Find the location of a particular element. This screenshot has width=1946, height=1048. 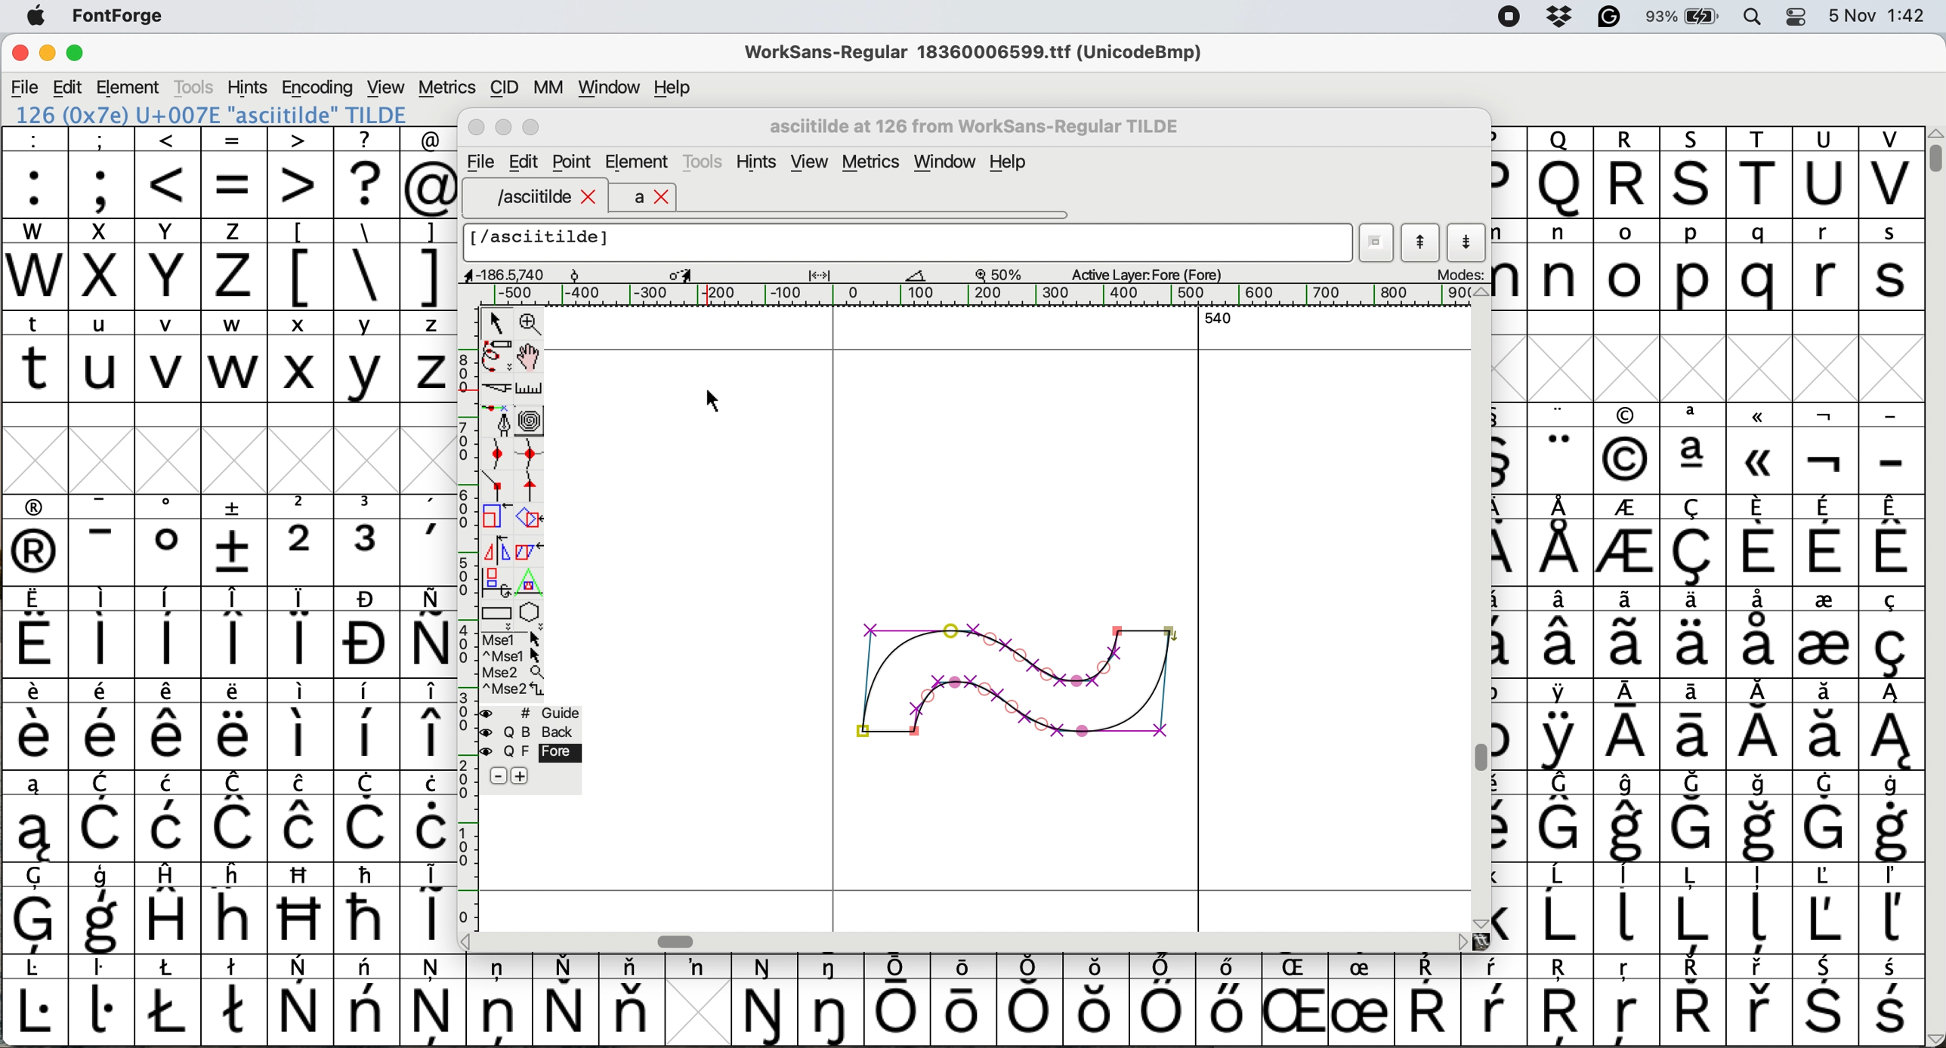

symbol is located at coordinates (1629, 817).